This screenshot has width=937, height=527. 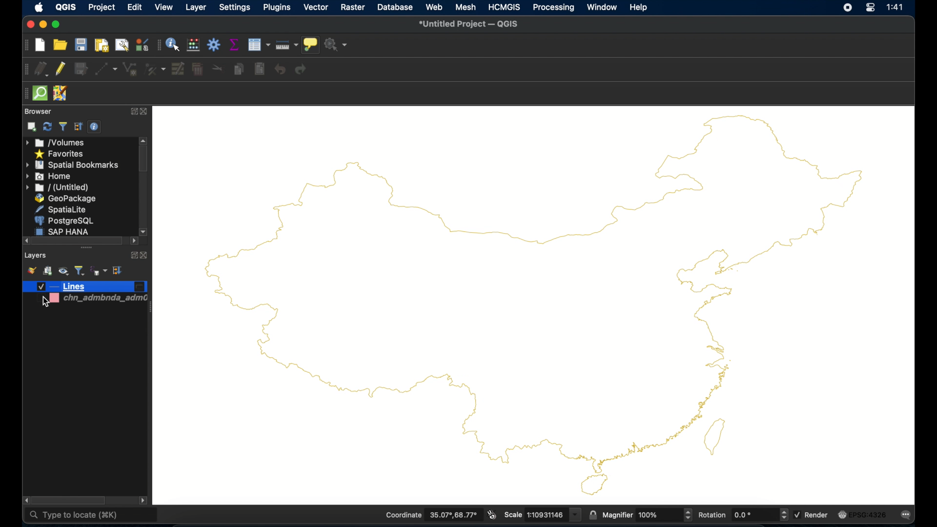 I want to click on plugins, so click(x=276, y=7).